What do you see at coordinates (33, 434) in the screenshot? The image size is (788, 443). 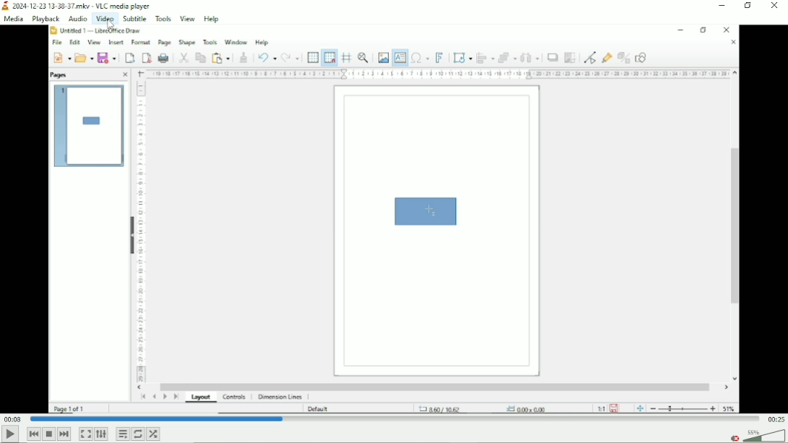 I see `Previous` at bounding box center [33, 434].